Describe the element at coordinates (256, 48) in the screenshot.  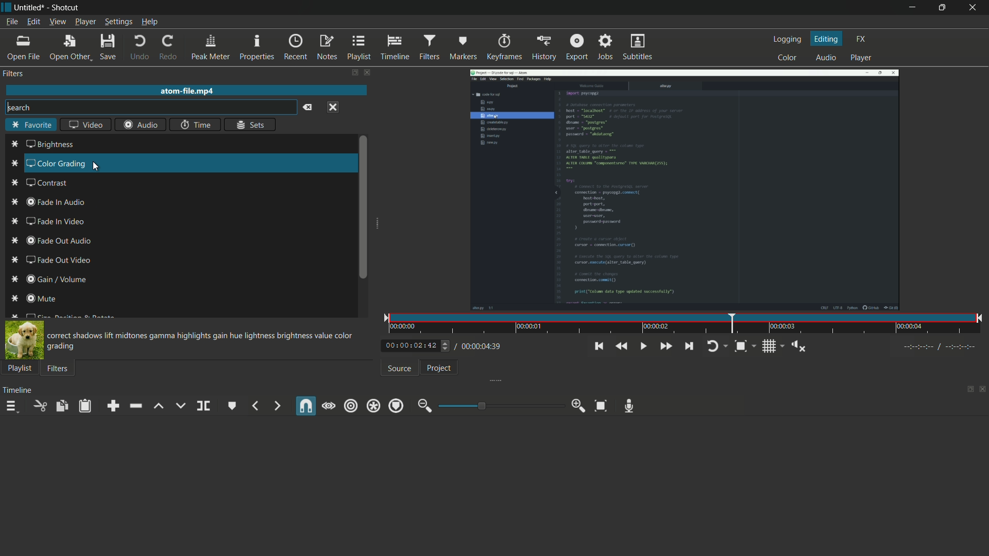
I see `properties` at that location.